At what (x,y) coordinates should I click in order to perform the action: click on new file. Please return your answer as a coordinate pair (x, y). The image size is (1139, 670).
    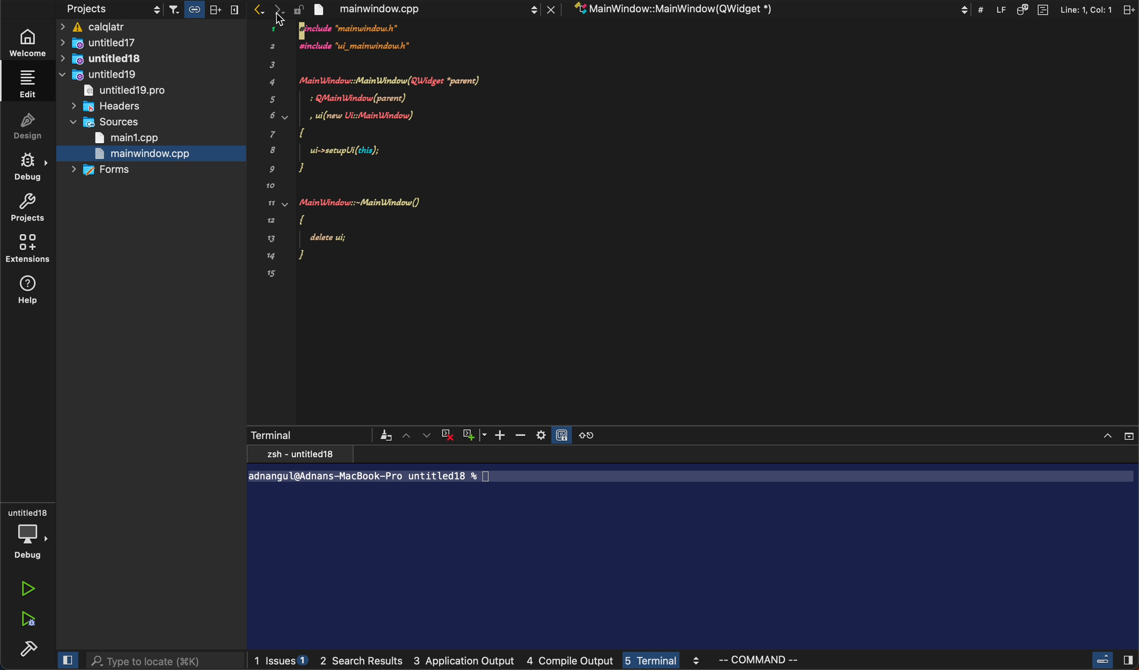
    Looking at the image, I should click on (374, 156).